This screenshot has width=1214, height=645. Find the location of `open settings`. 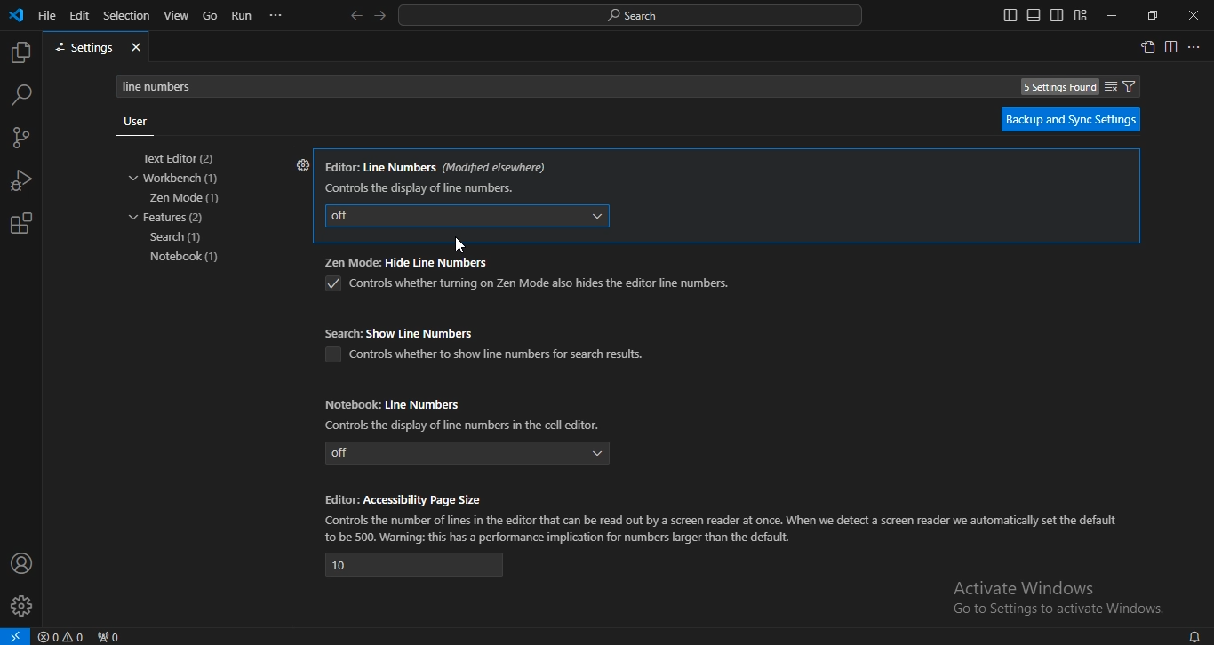

open settings is located at coordinates (1147, 46).